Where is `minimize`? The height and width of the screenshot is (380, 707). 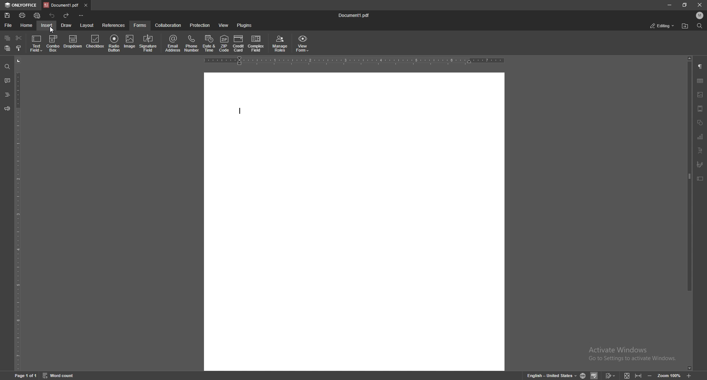
minimize is located at coordinates (669, 4).